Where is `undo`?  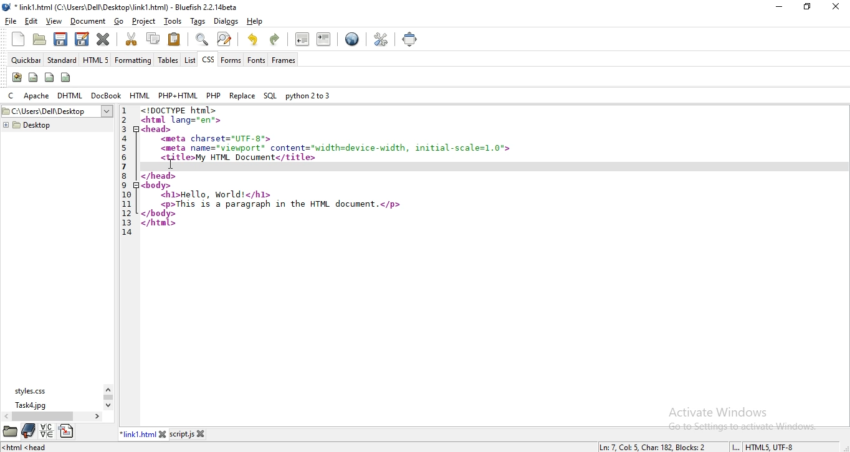
undo is located at coordinates (254, 39).